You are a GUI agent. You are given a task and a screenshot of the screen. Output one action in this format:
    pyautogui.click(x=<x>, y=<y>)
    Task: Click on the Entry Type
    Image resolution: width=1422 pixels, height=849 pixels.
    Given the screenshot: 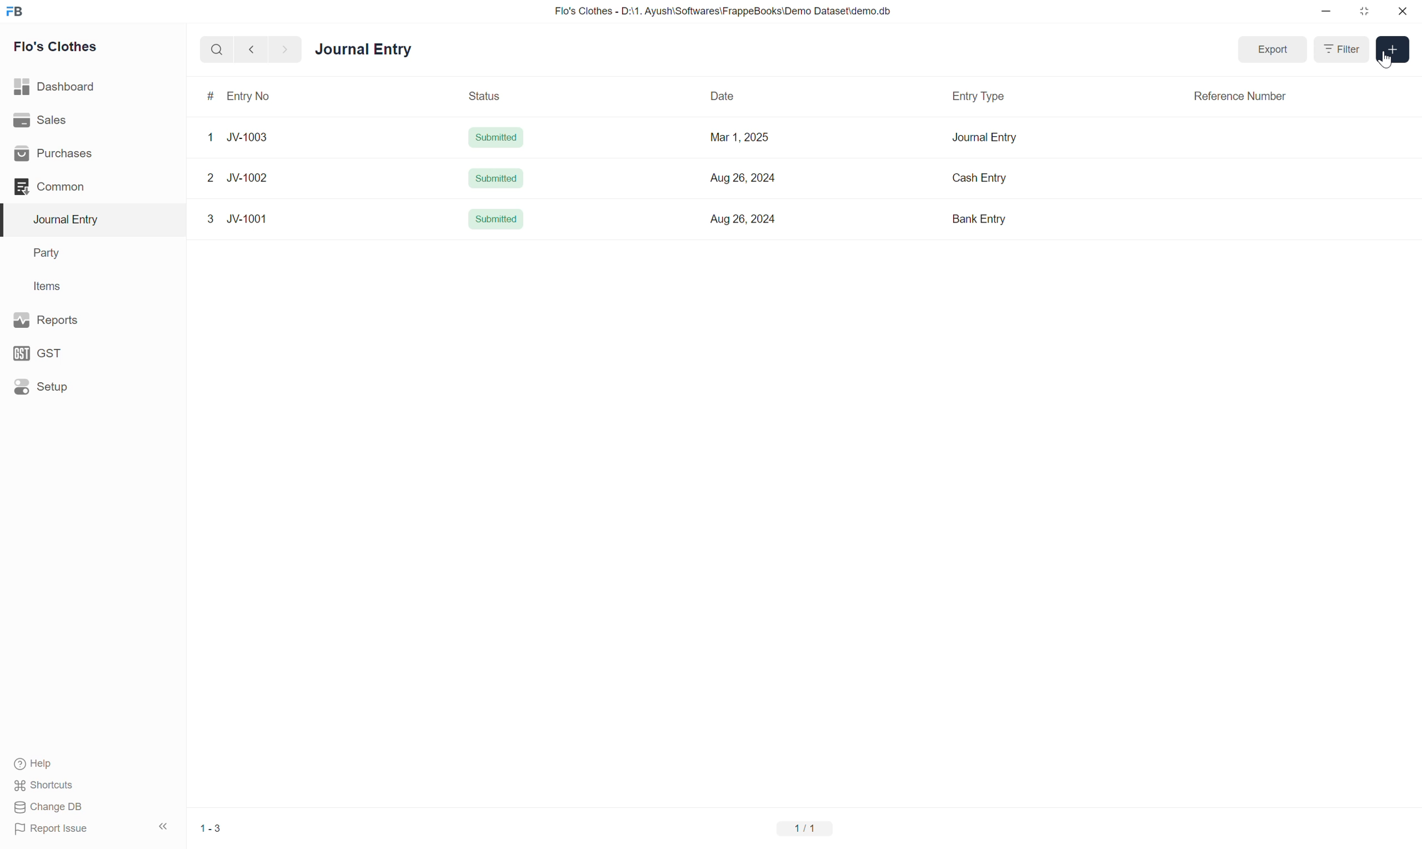 What is the action you would take?
    pyautogui.click(x=979, y=97)
    